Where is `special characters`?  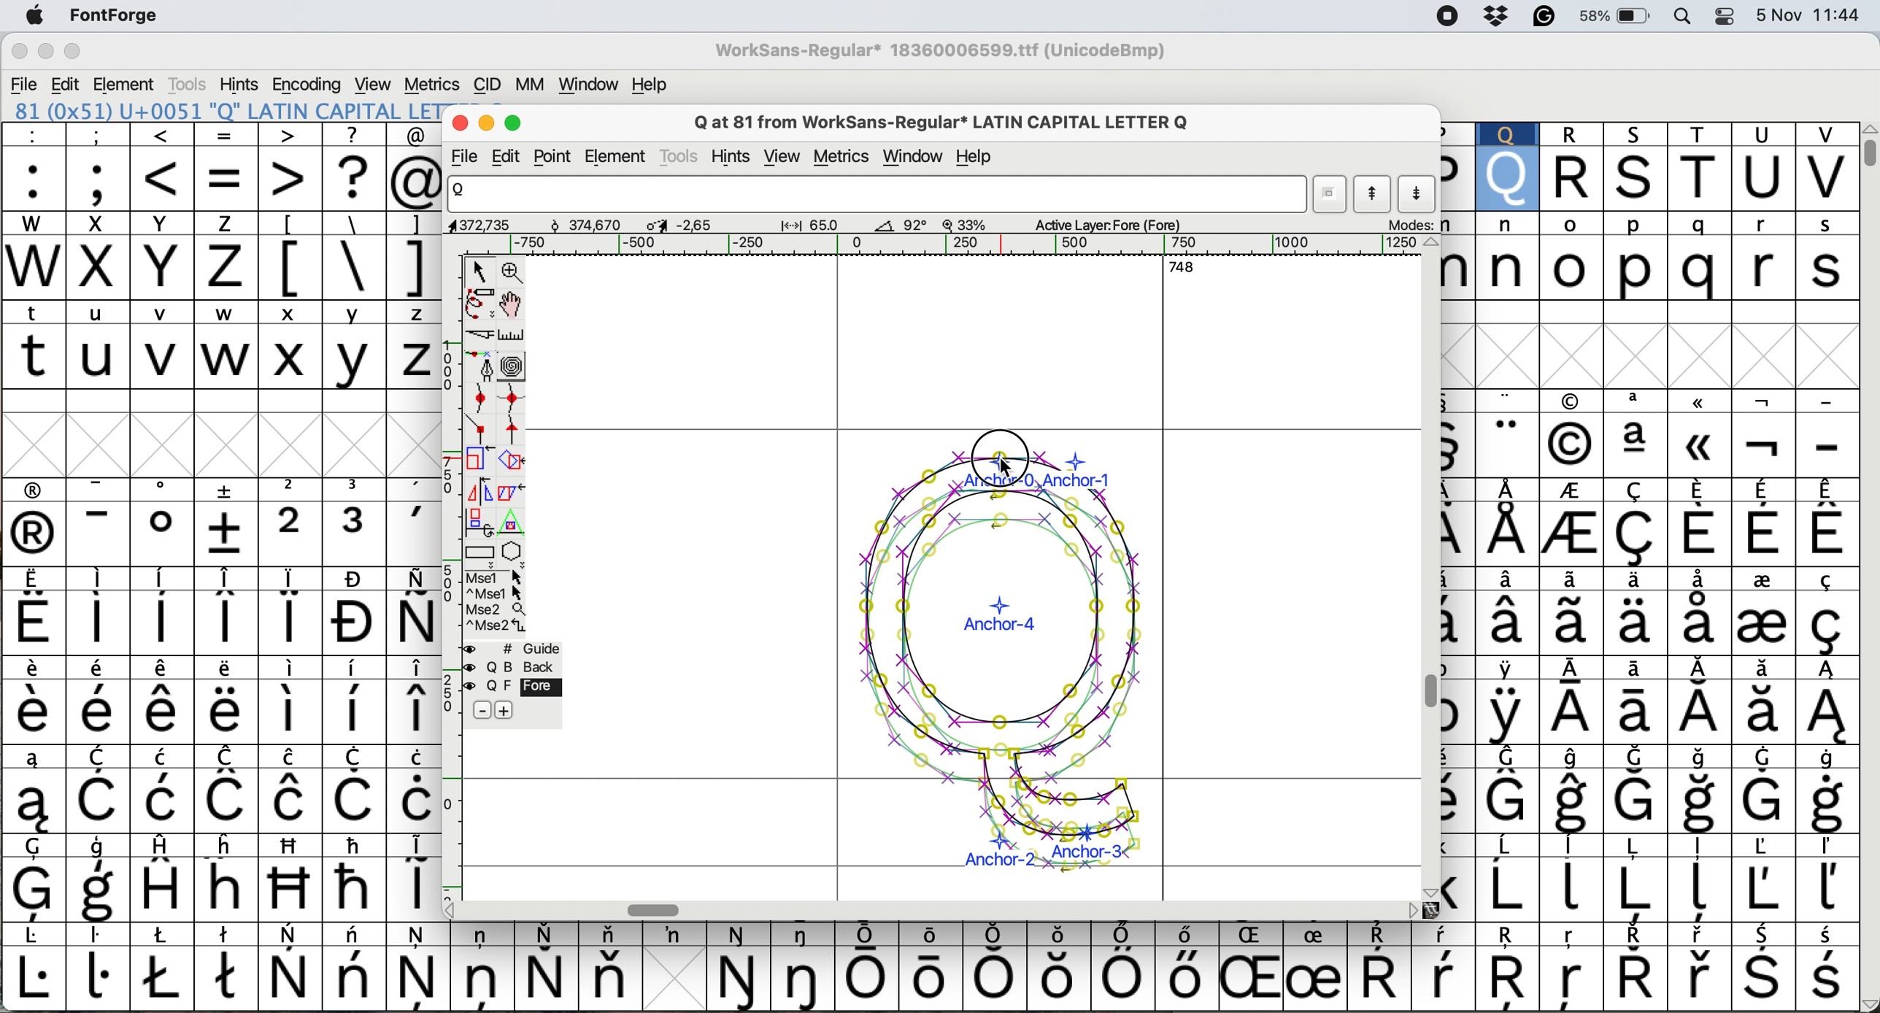 special characters is located at coordinates (342, 225).